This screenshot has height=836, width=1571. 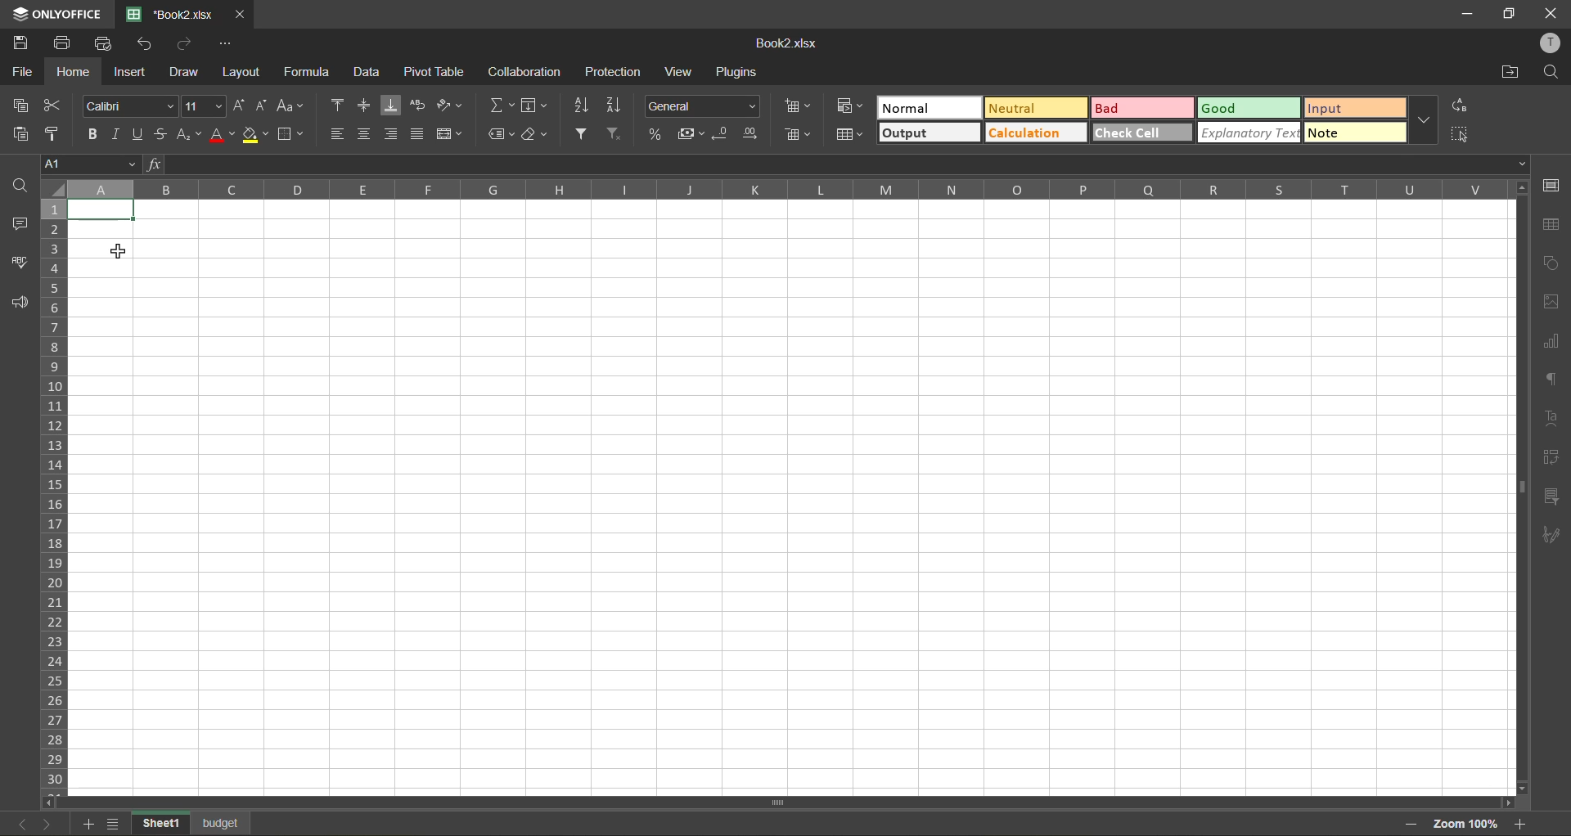 What do you see at coordinates (1424, 122) in the screenshot?
I see `more options` at bounding box center [1424, 122].